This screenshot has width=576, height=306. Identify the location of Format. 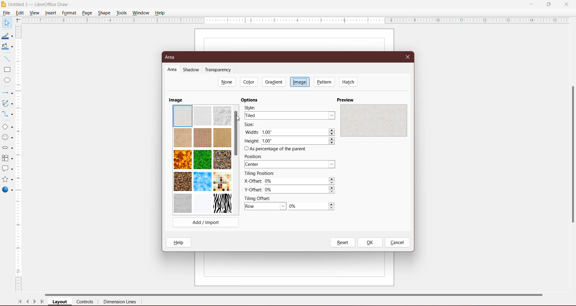
(69, 13).